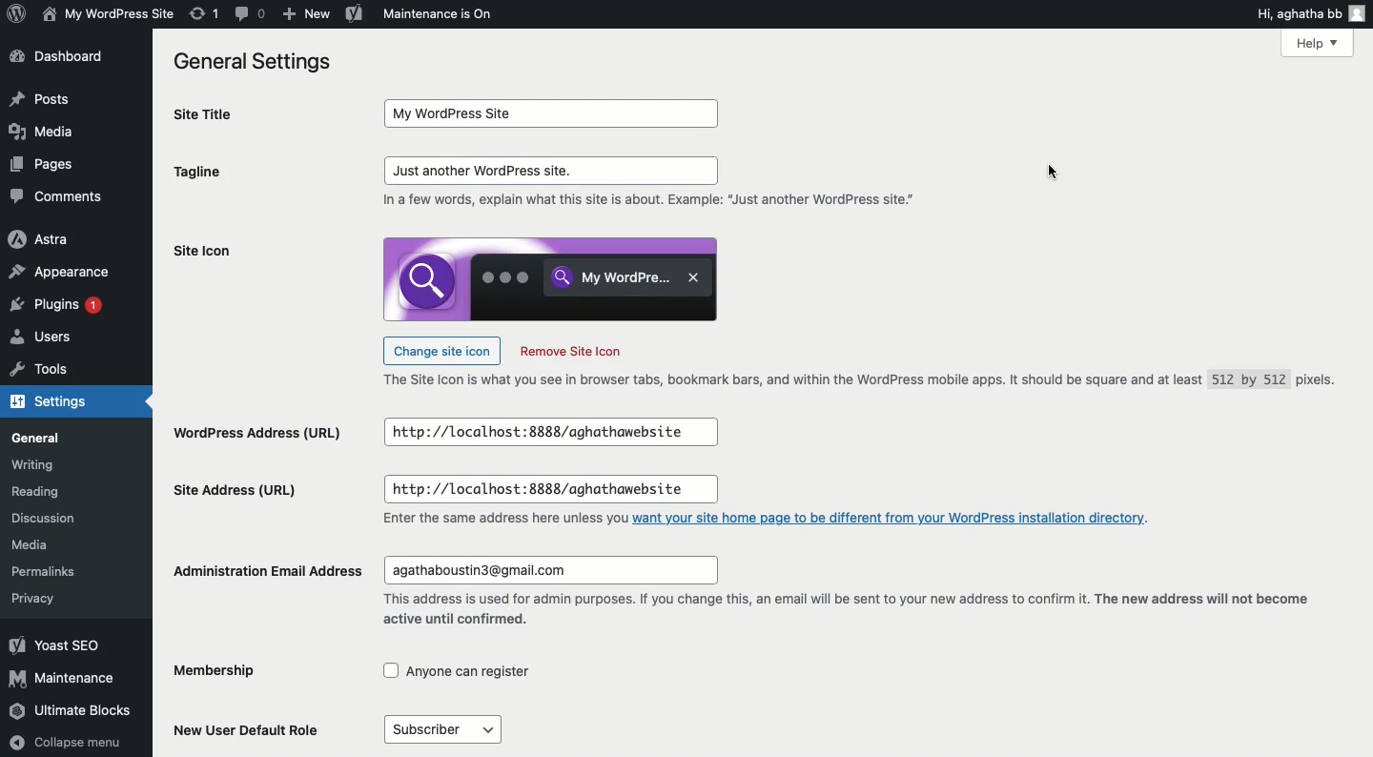 The width and height of the screenshot is (1373, 757). What do you see at coordinates (41, 131) in the screenshot?
I see `Media` at bounding box center [41, 131].